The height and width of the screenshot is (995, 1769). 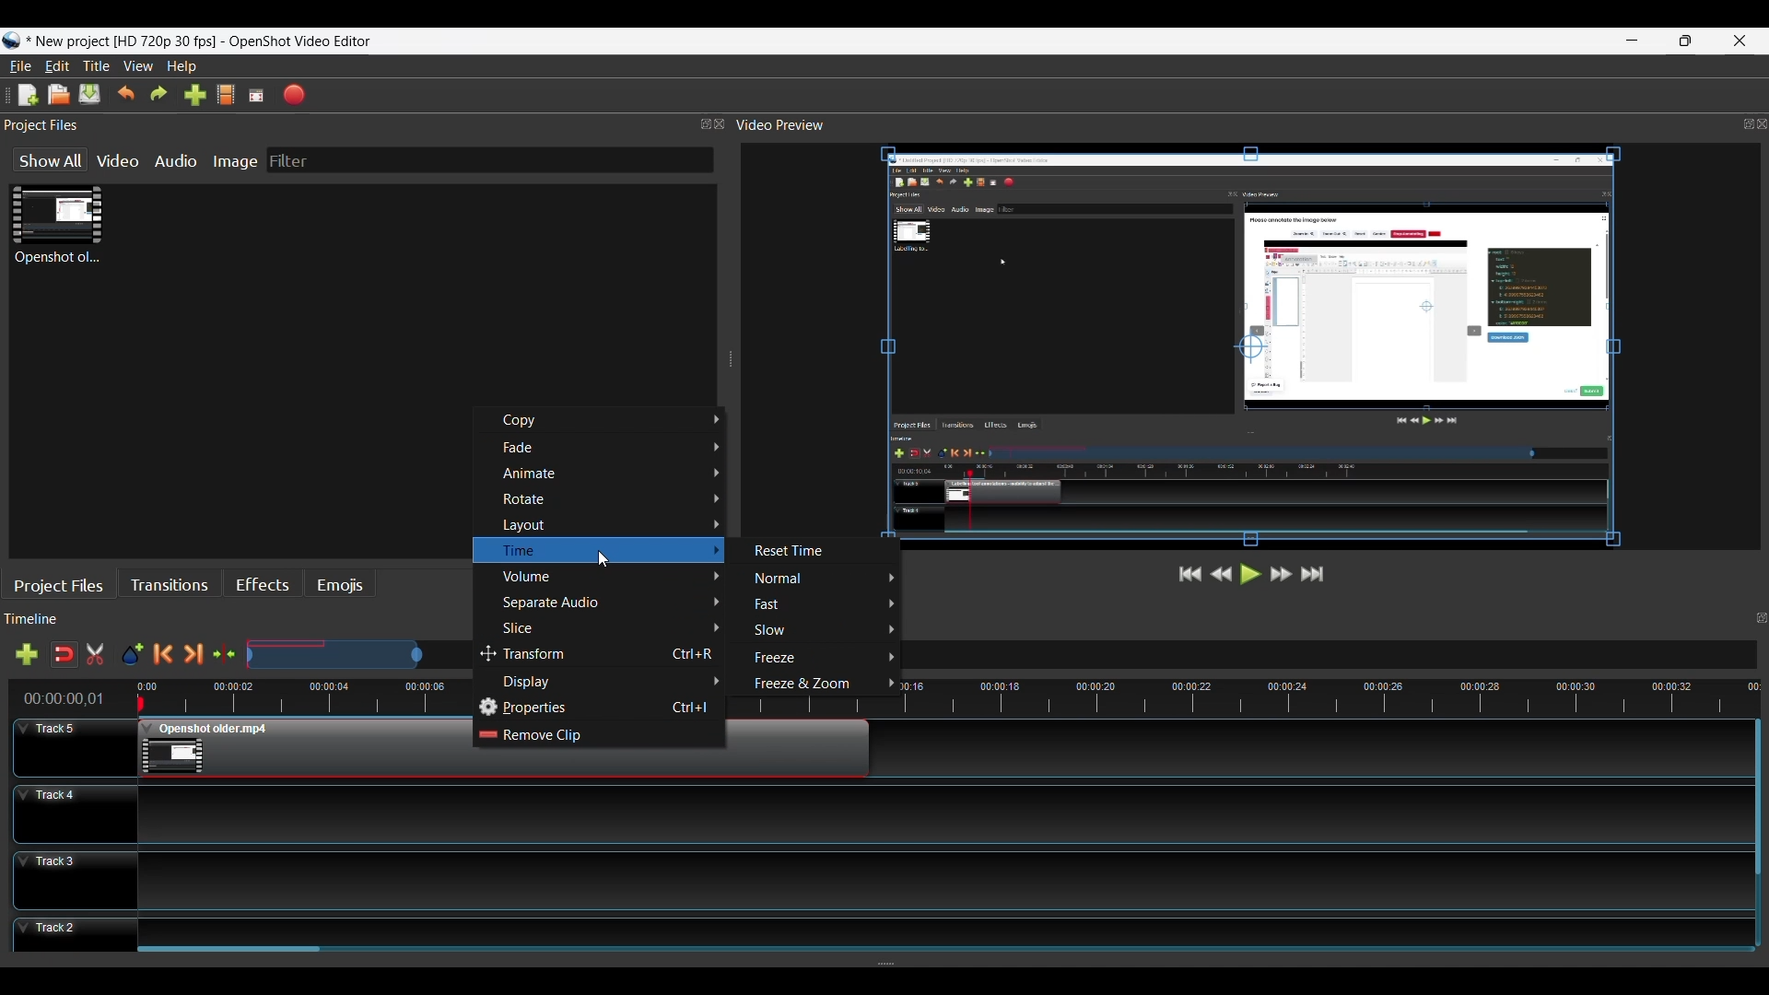 What do you see at coordinates (609, 629) in the screenshot?
I see `Slice` at bounding box center [609, 629].